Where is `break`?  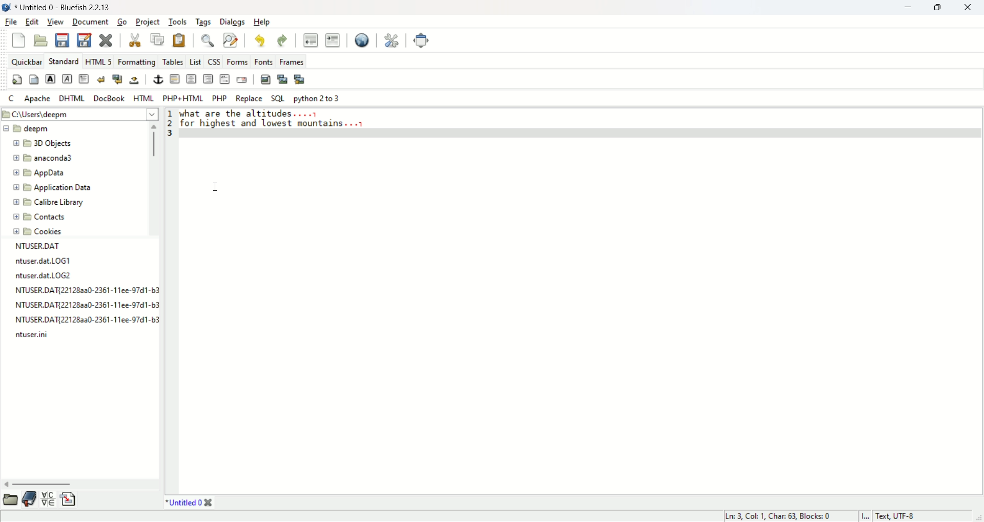
break is located at coordinates (102, 80).